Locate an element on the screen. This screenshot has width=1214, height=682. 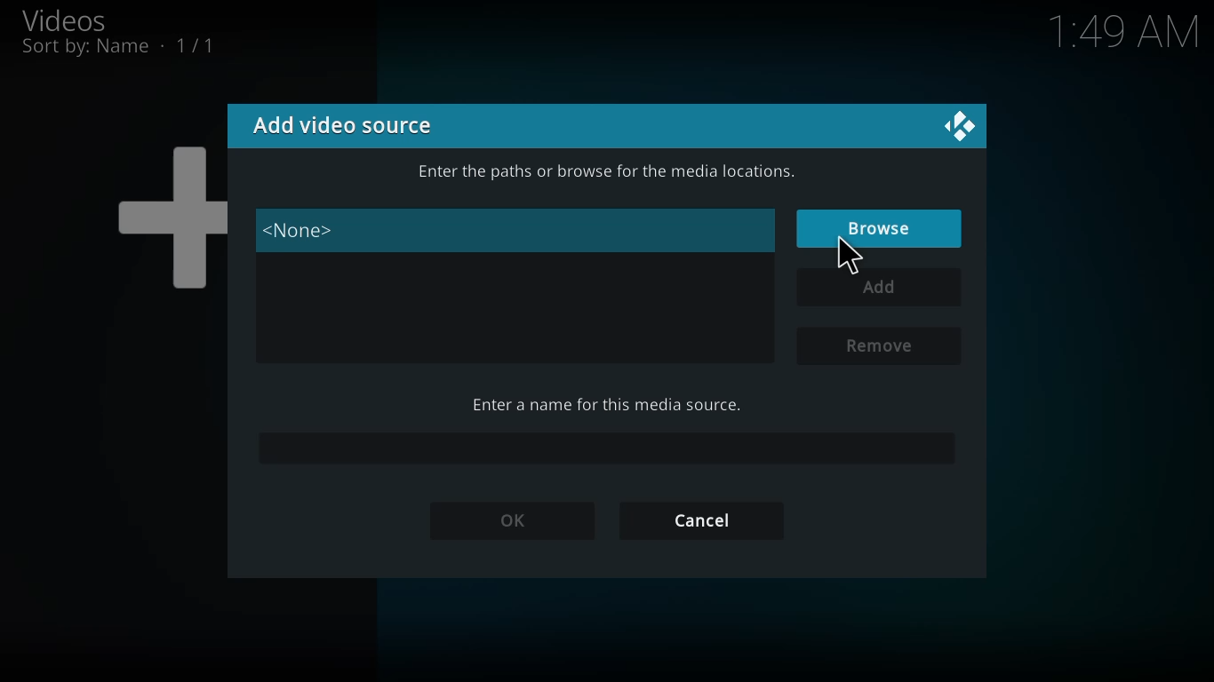
ok is located at coordinates (514, 521).